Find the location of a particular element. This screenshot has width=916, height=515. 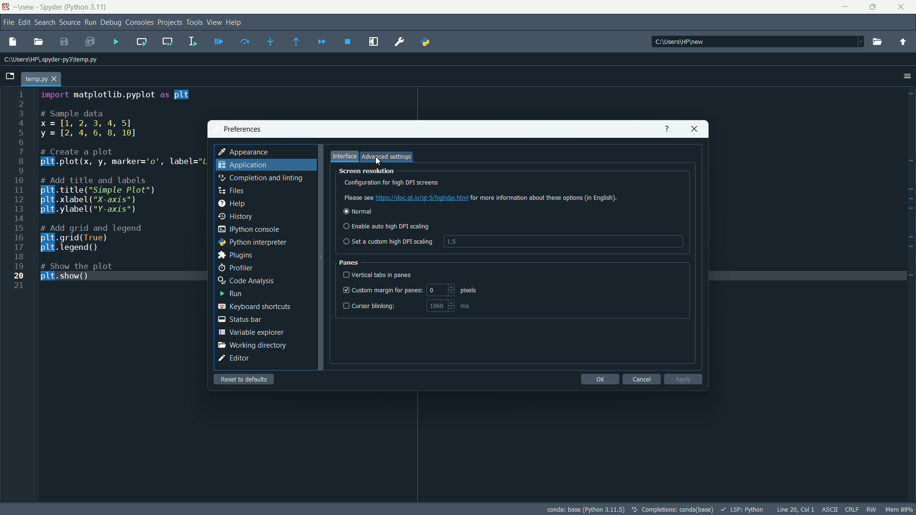

editor is located at coordinates (234, 358).